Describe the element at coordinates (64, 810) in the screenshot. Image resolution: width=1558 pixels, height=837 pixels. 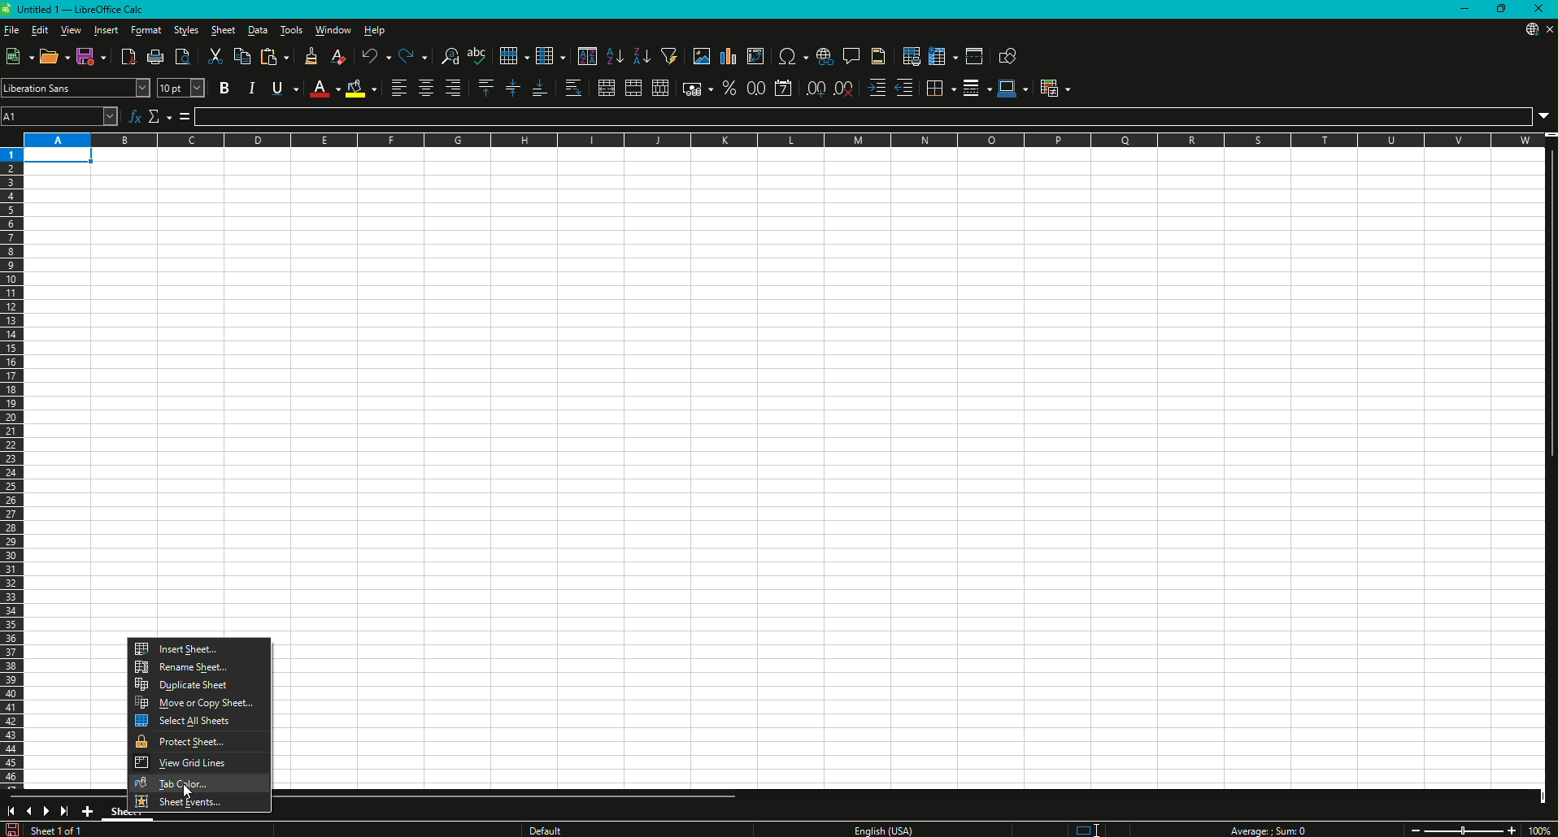
I see `Scroll to last sheet` at that location.